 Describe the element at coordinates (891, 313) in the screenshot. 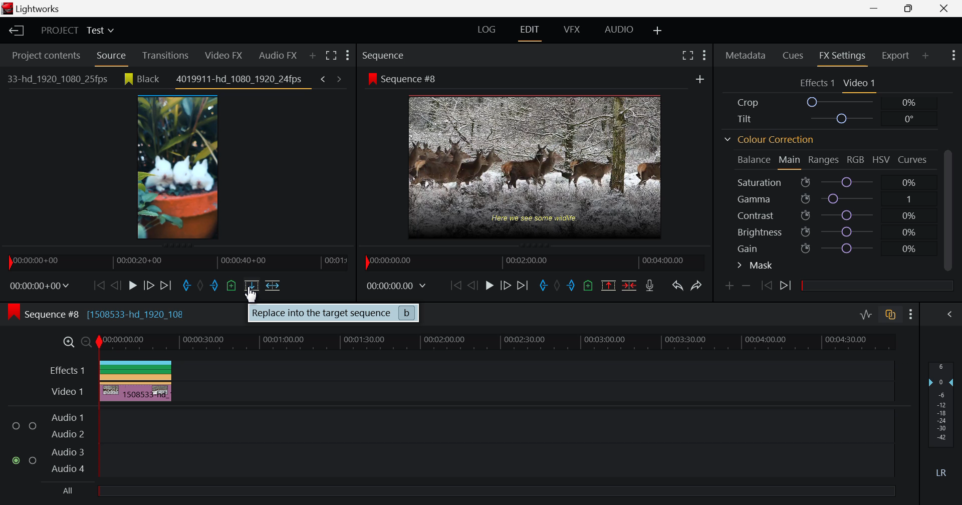

I see `toggle auto track sync` at that location.